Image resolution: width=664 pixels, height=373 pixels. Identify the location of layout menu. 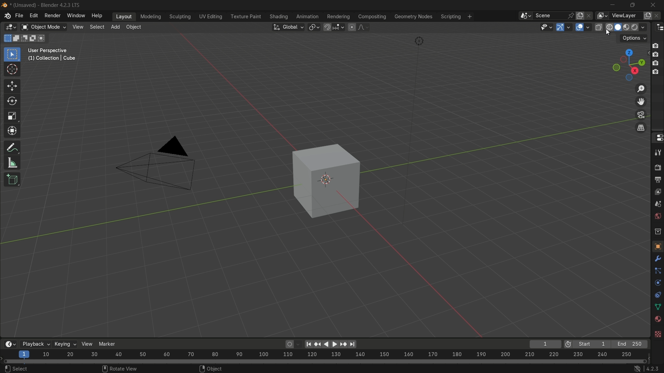
(124, 16).